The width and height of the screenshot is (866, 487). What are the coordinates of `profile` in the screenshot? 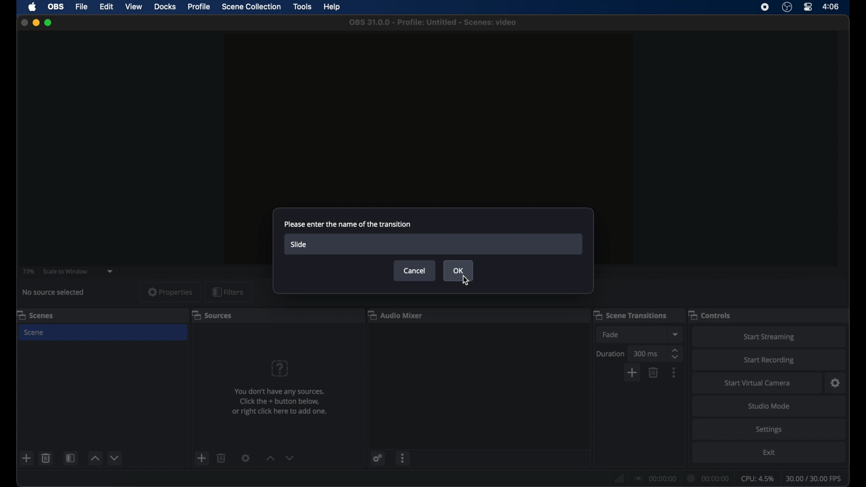 It's located at (200, 7).